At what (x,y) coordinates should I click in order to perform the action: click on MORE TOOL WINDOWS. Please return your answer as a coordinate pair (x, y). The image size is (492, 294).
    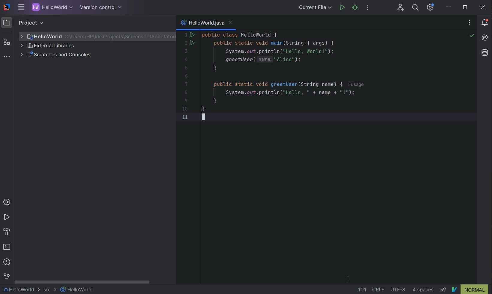
    Looking at the image, I should click on (7, 57).